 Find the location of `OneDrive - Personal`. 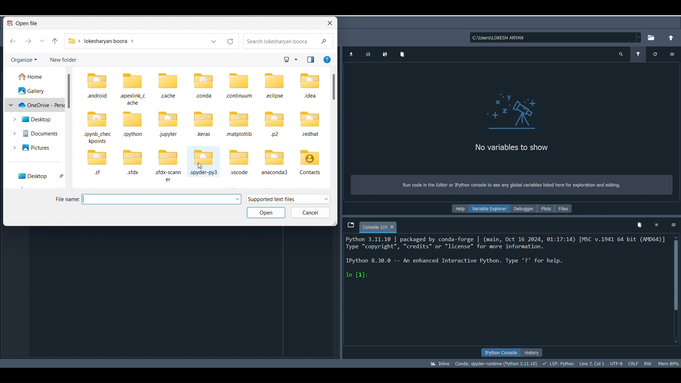

OneDrive - Personal is located at coordinates (39, 105).